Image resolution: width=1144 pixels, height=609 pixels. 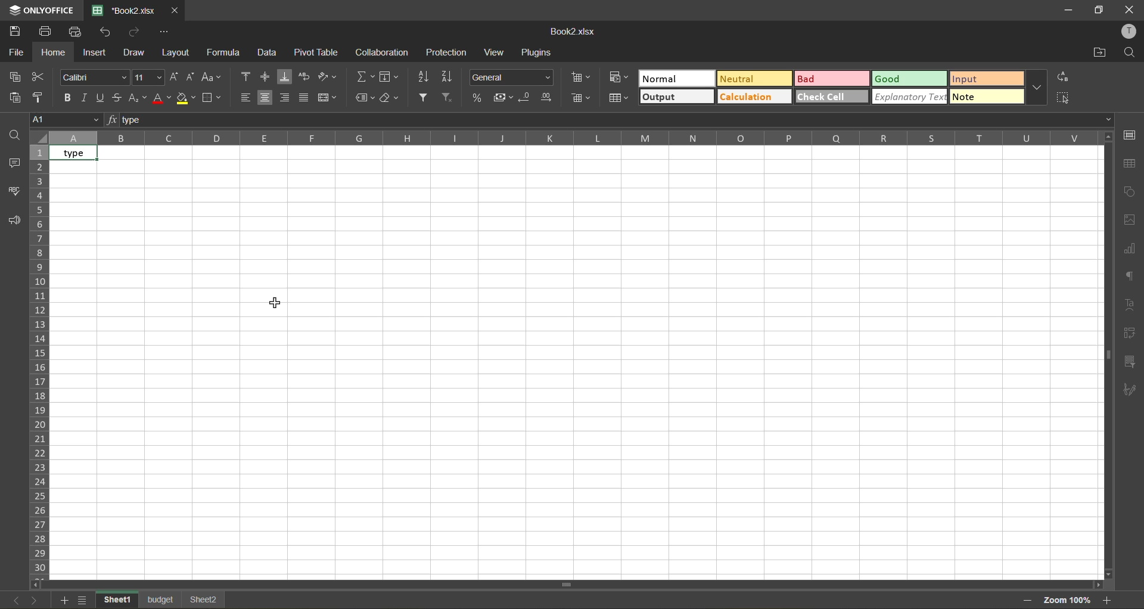 I want to click on plugins, so click(x=538, y=53).